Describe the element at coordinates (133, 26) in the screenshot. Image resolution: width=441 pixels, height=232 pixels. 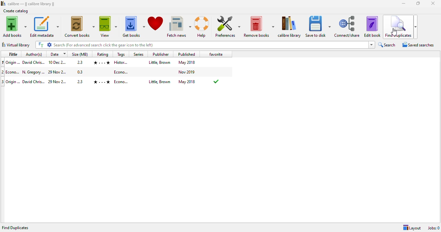
I see `get books` at that location.